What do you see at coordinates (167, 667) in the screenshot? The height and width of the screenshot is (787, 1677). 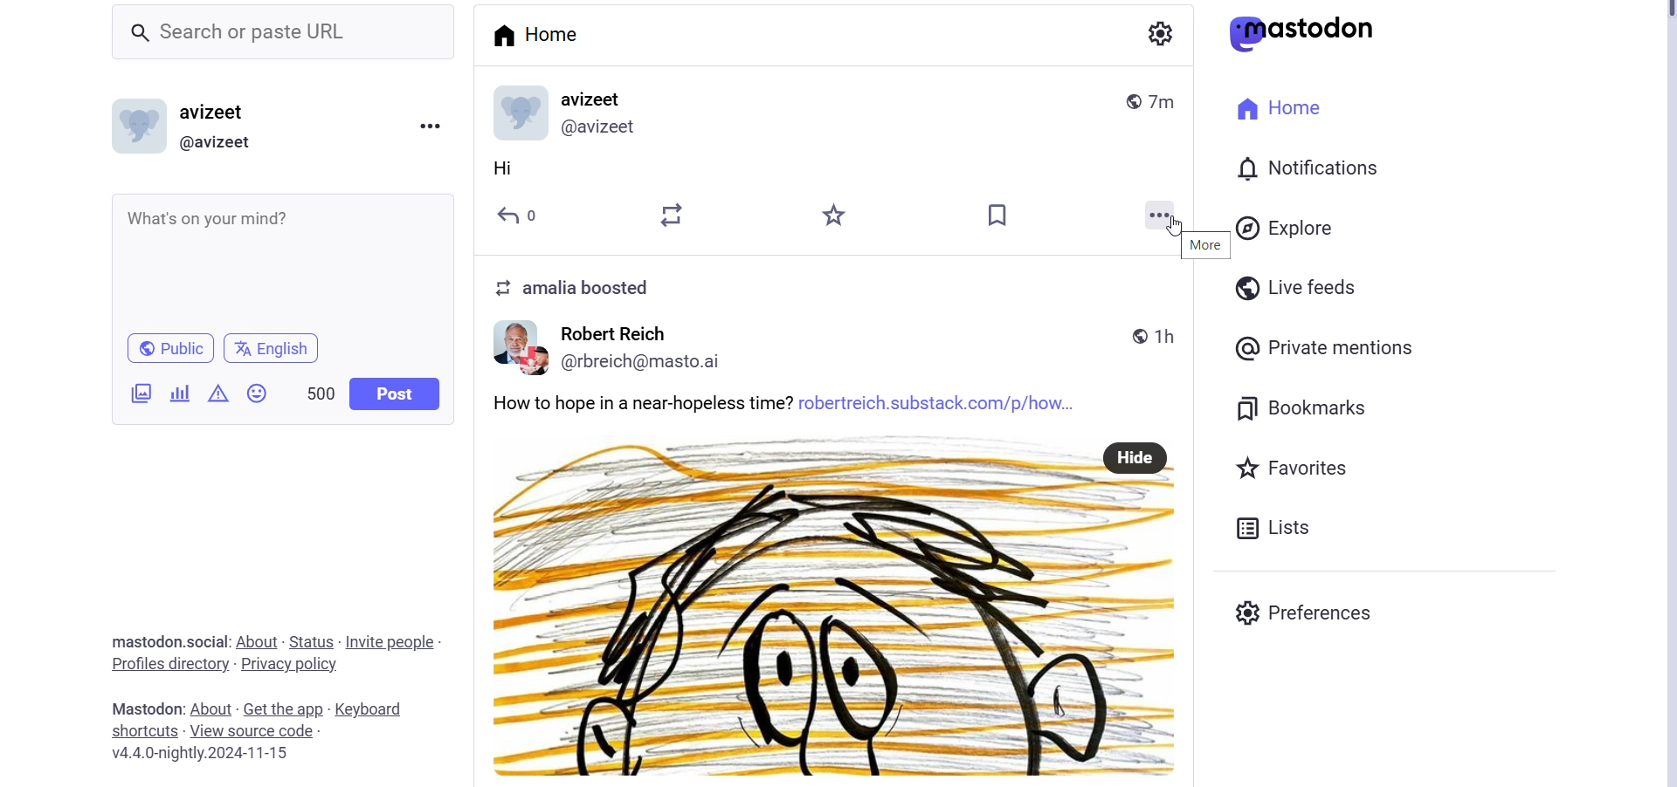 I see `Profiles directories` at bounding box center [167, 667].